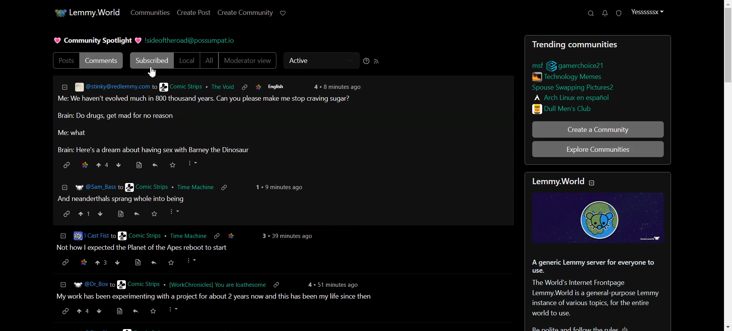 This screenshot has width=732, height=331. I want to click on link, so click(578, 64).